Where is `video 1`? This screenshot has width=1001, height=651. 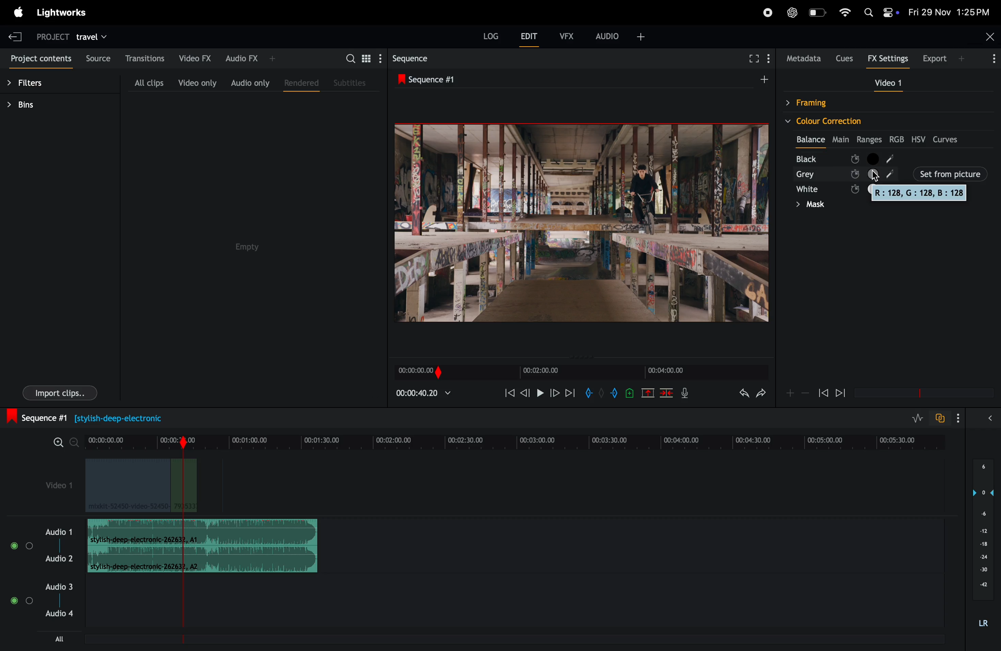
video 1 is located at coordinates (54, 483).